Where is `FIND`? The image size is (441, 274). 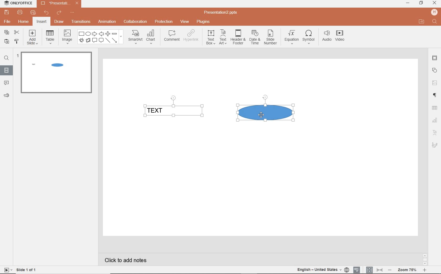 FIND is located at coordinates (435, 22).